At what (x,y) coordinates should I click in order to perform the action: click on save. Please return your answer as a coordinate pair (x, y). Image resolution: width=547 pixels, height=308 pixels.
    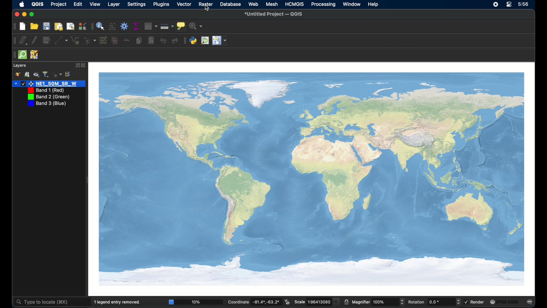
    Looking at the image, I should click on (46, 26).